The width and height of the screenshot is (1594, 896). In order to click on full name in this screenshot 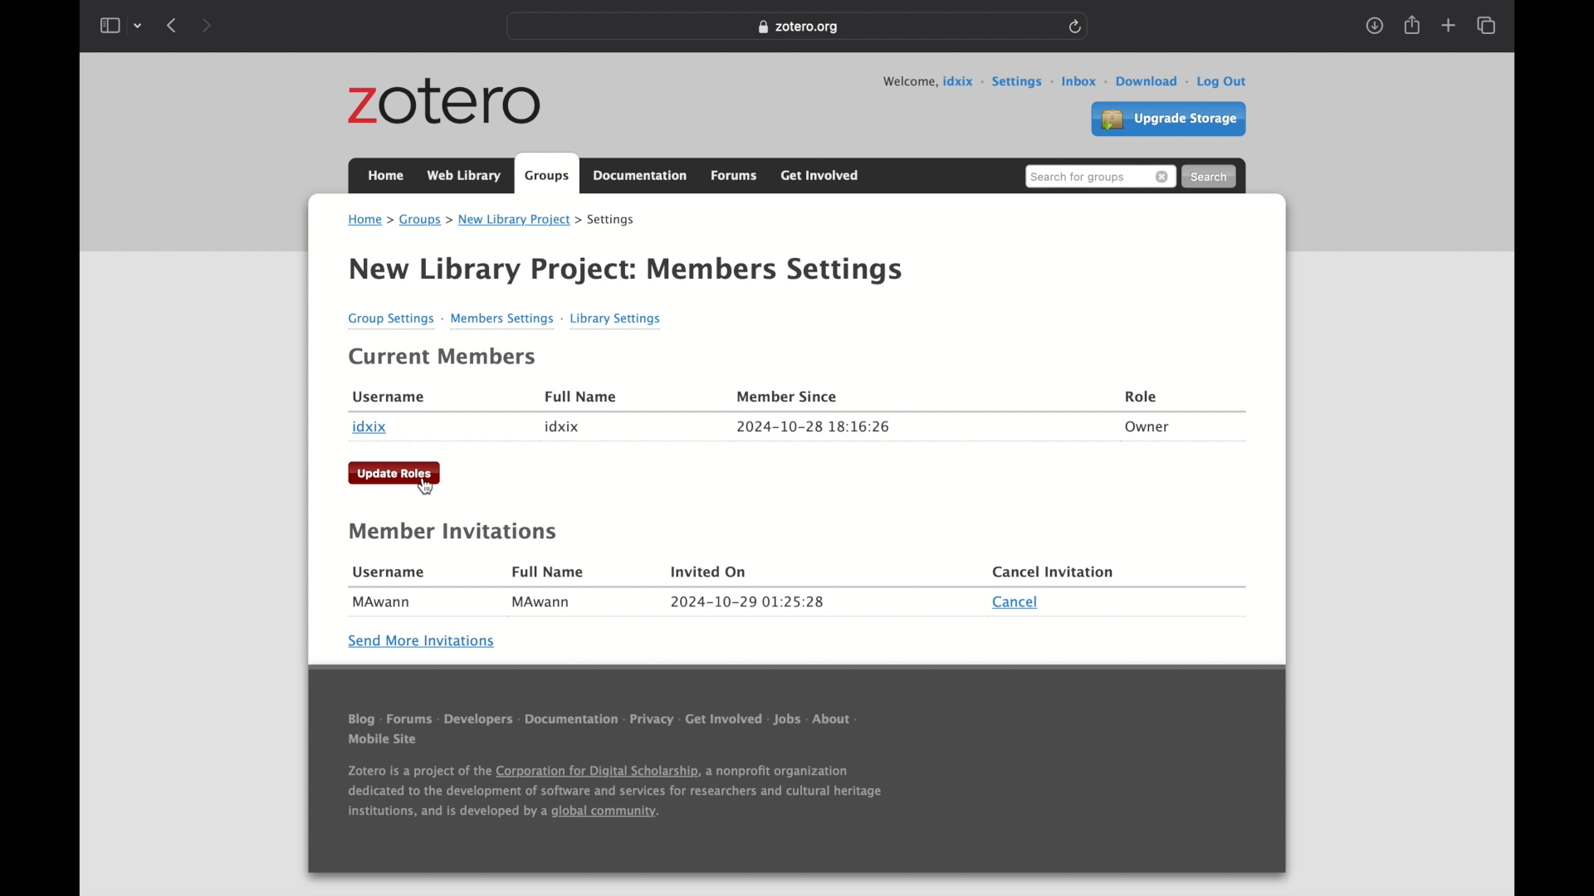, I will do `click(550, 572)`.